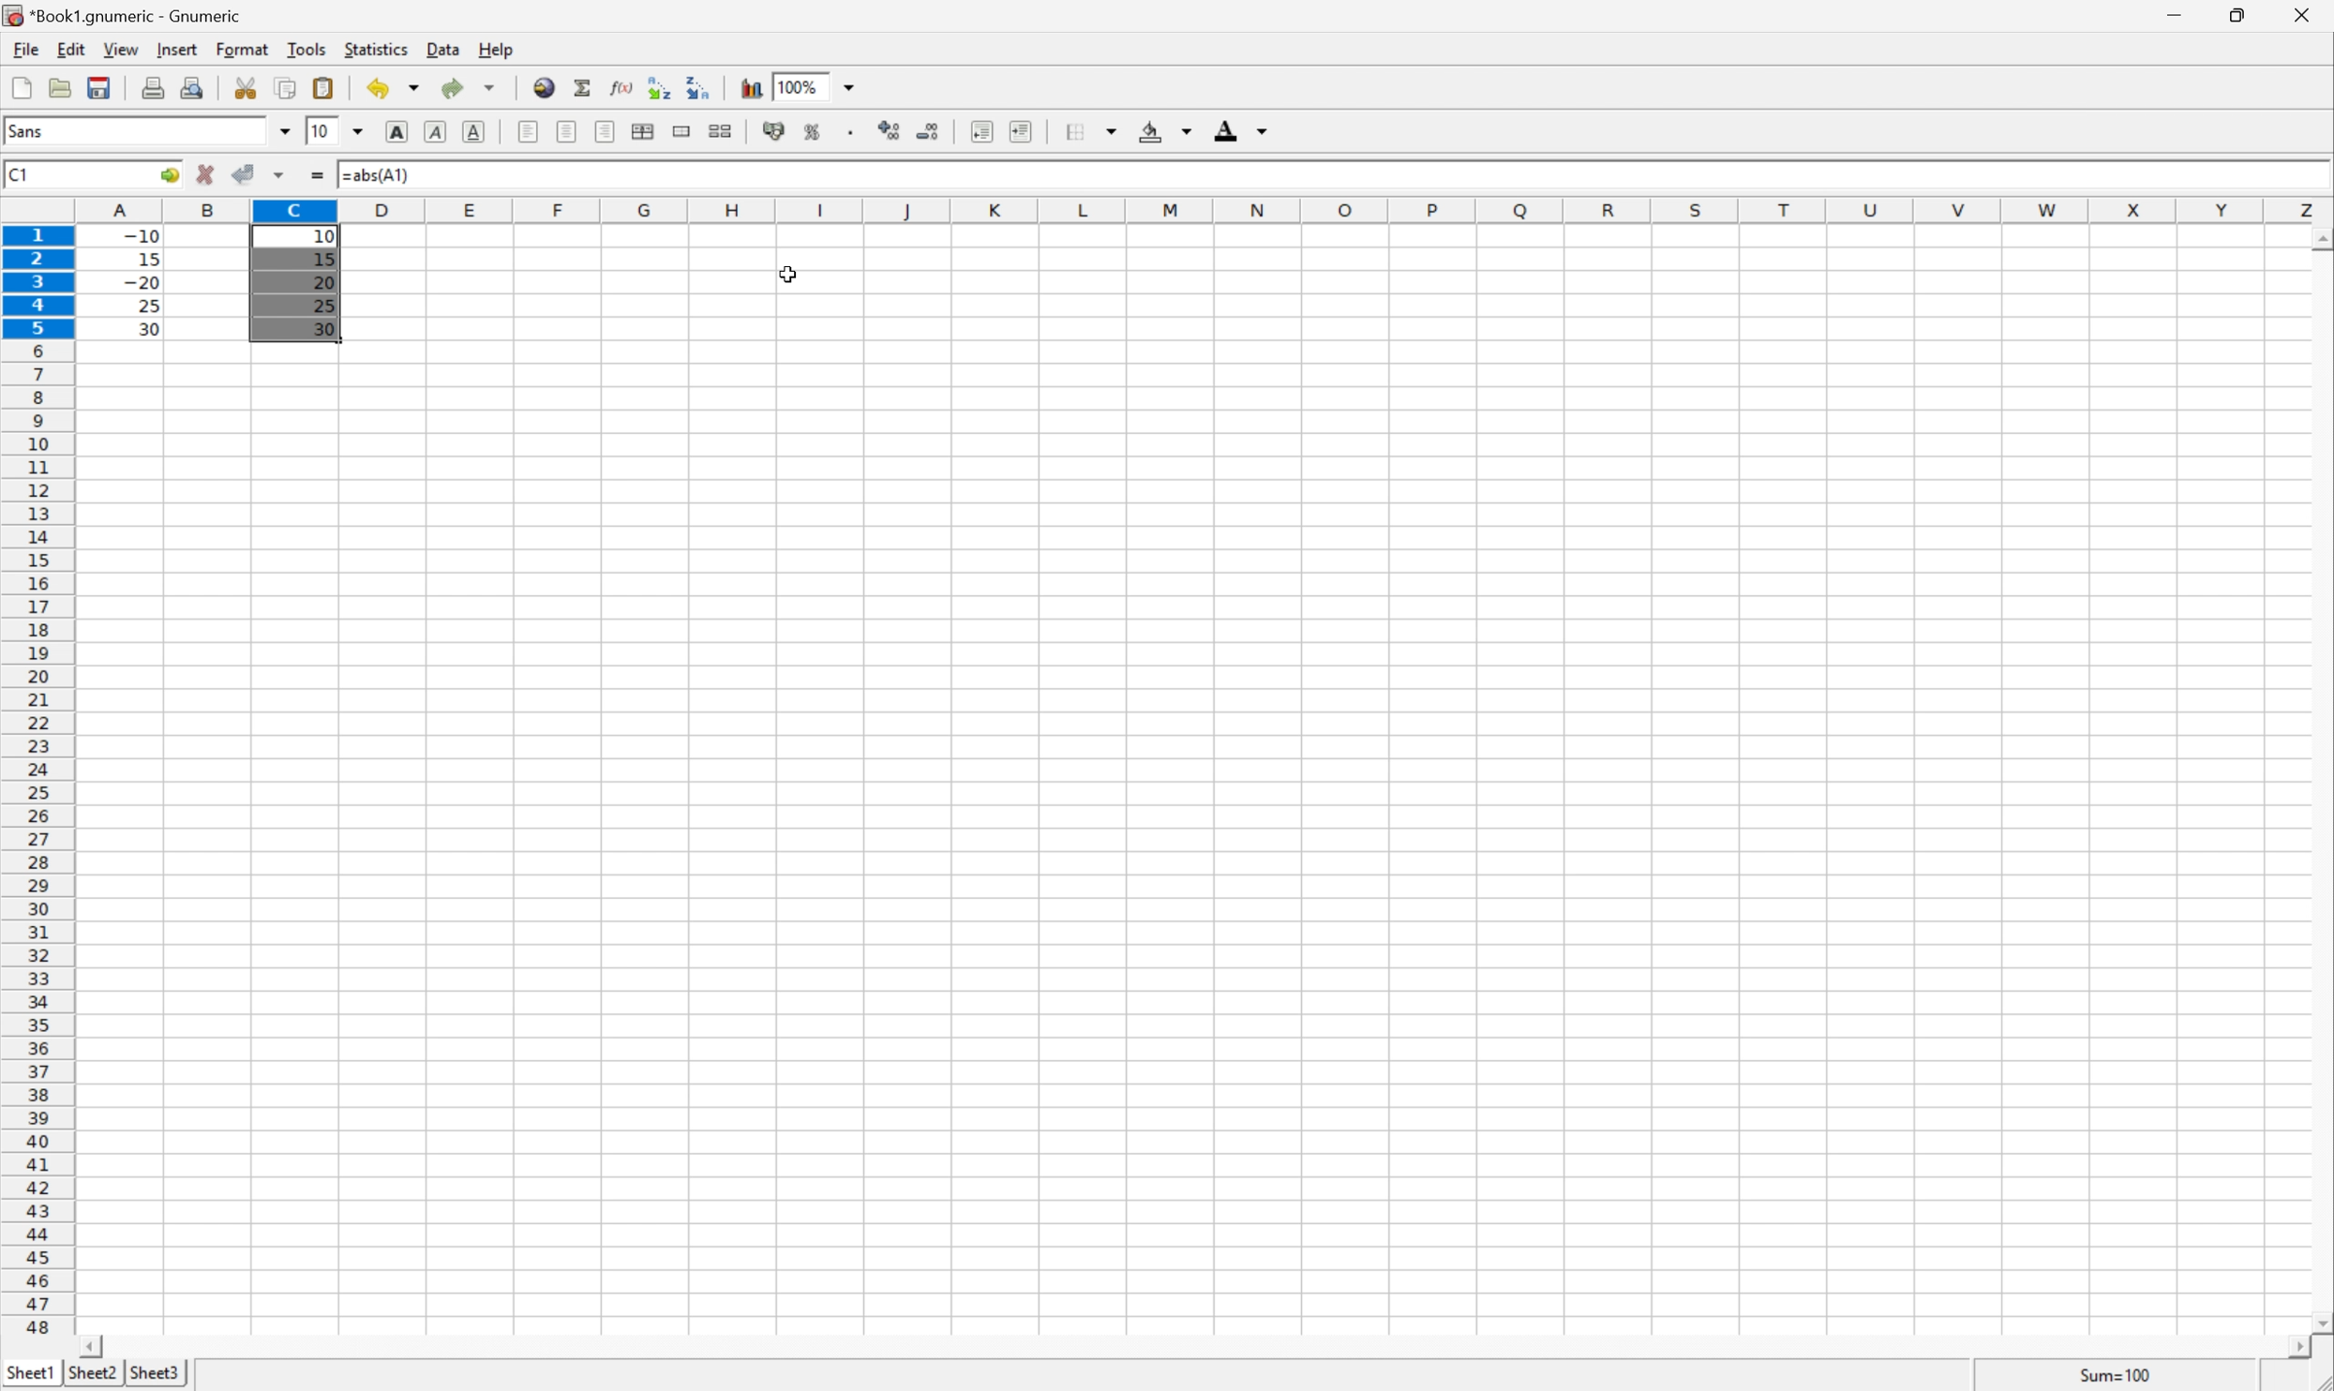 The height and width of the screenshot is (1391, 2334). I want to click on bold, so click(393, 129).